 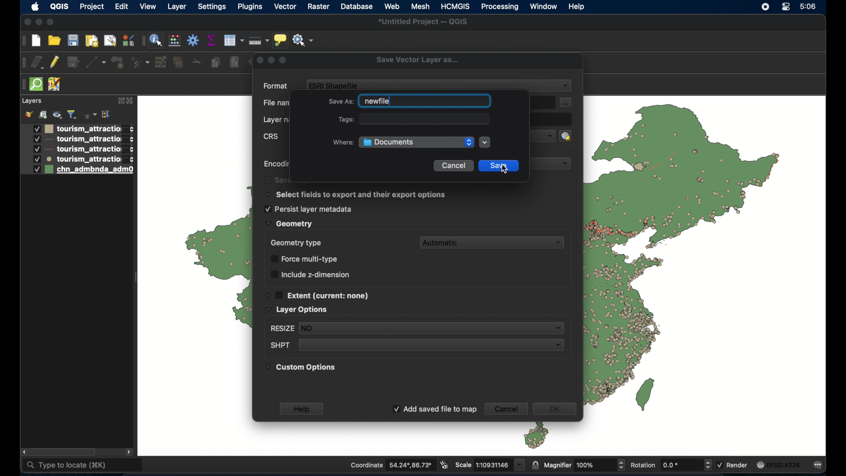 I want to click on open field calculator, so click(x=174, y=40).